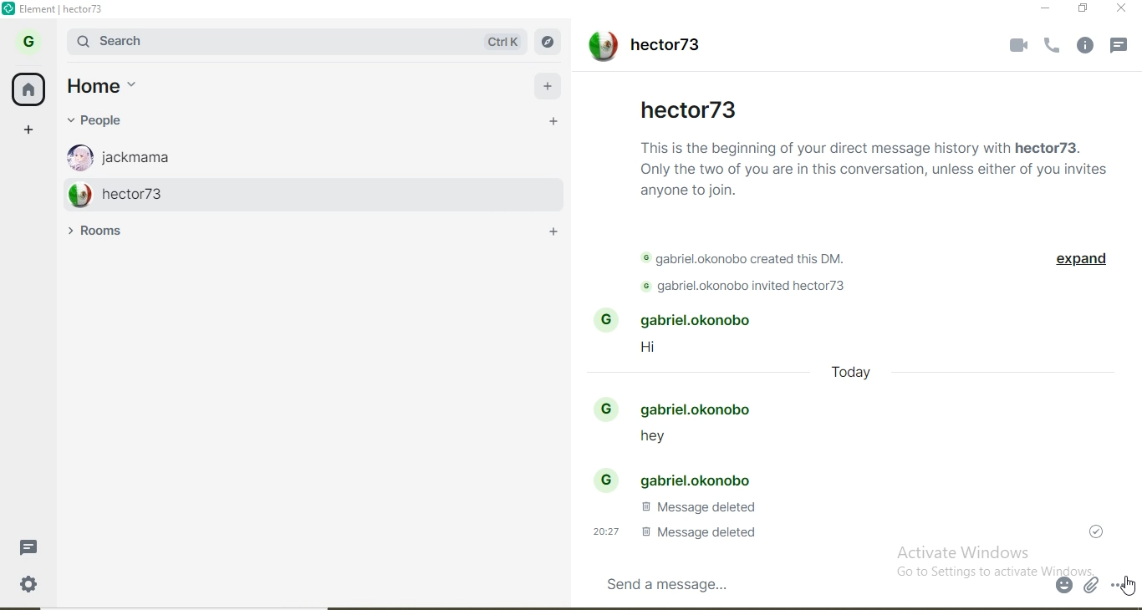 Image resolution: width=1142 pixels, height=610 pixels. What do you see at coordinates (1014, 44) in the screenshot?
I see `video call` at bounding box center [1014, 44].